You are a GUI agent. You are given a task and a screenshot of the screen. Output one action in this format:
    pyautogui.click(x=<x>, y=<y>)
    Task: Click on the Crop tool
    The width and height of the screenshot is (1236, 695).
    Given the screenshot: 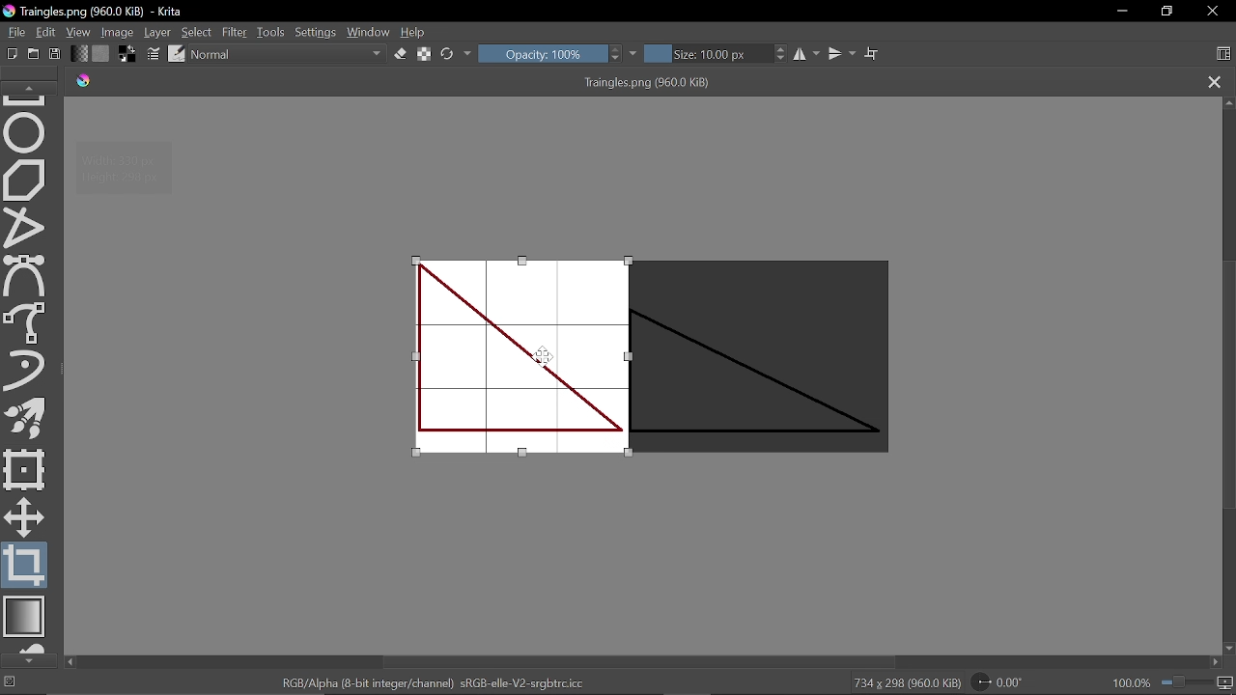 What is the action you would take?
    pyautogui.click(x=25, y=566)
    